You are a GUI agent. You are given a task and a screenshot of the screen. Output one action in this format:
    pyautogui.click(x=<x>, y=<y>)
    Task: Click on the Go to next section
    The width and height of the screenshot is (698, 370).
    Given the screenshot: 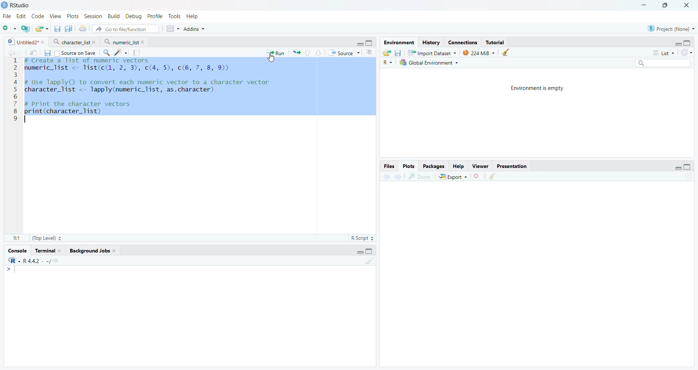 What is the action you would take?
    pyautogui.click(x=319, y=52)
    